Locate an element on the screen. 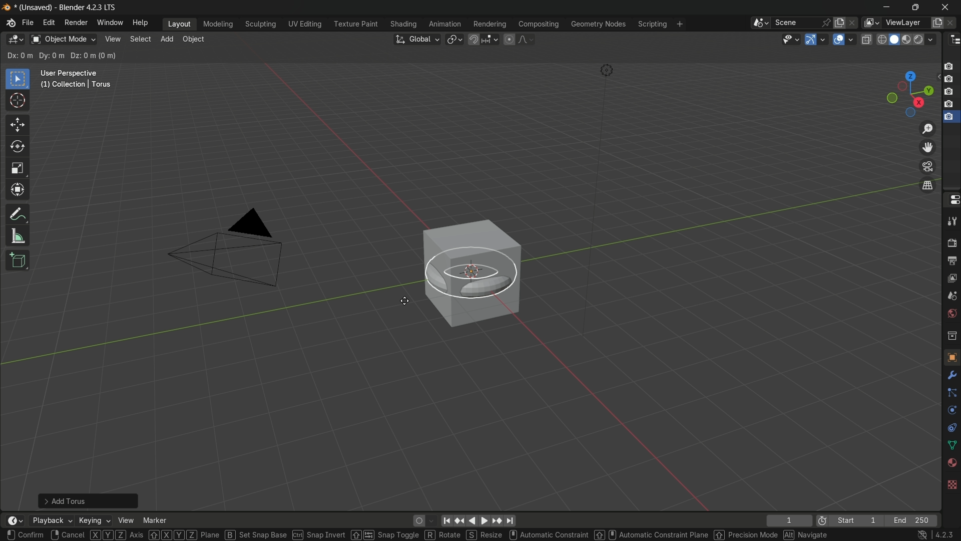 This screenshot has height=541, width=961. confirm is located at coordinates (26, 534).